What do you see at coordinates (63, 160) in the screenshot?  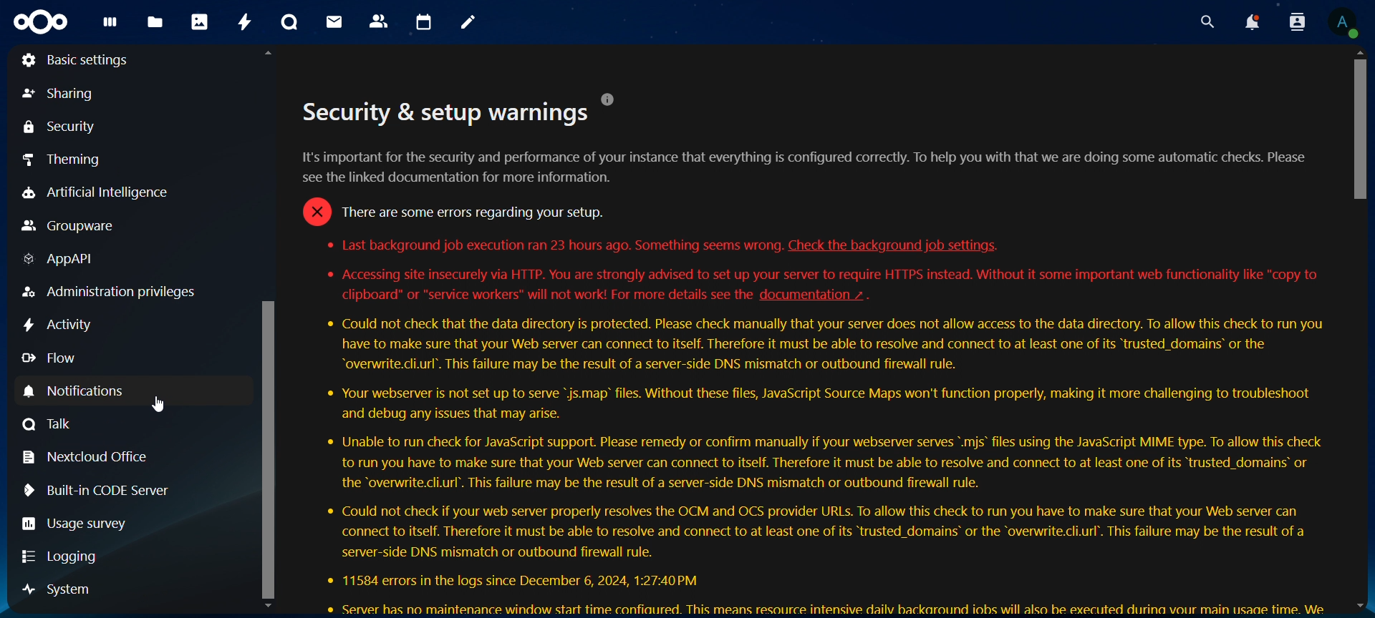 I see `theming` at bounding box center [63, 160].